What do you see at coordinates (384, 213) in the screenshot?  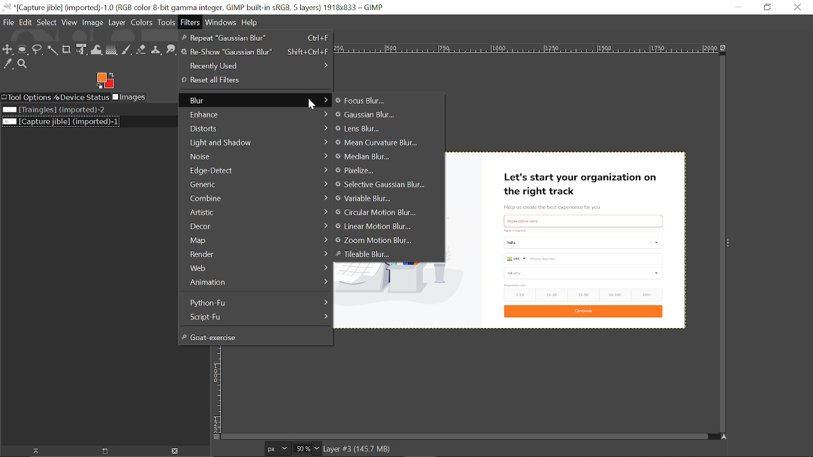 I see `Circular motion blur` at bounding box center [384, 213].